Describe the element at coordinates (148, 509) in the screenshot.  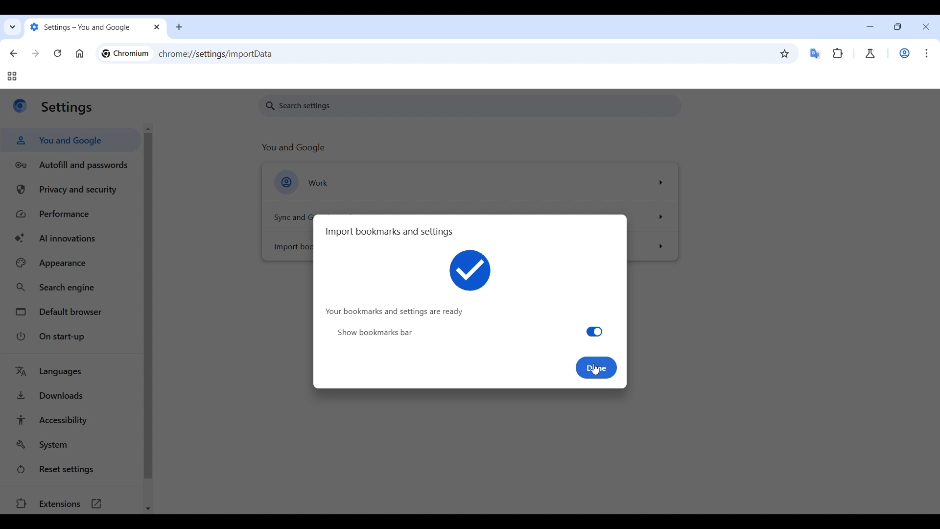
I see `Quick slide to bottom` at that location.